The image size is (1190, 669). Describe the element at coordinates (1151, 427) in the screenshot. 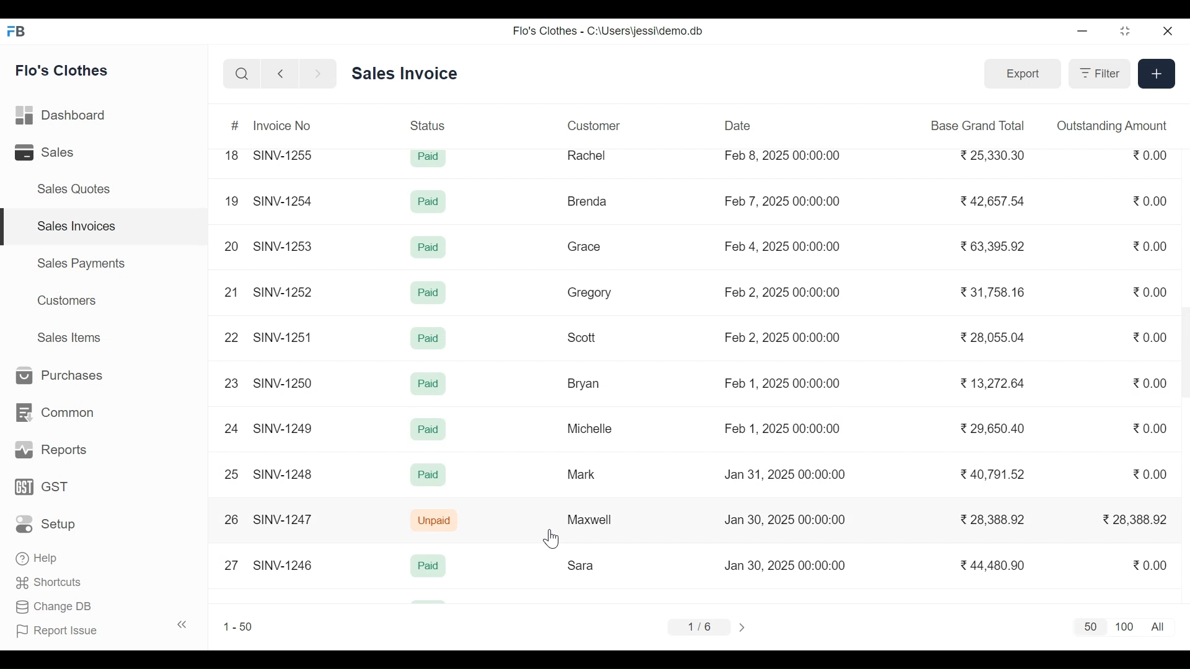

I see `0.00` at that location.